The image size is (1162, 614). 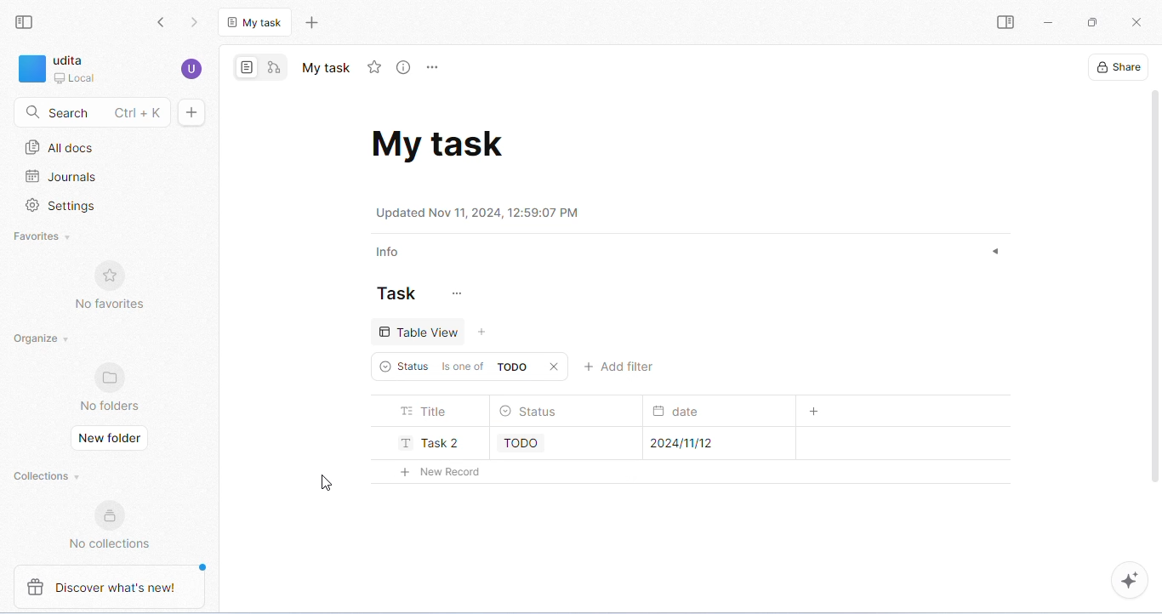 What do you see at coordinates (462, 366) in the screenshot?
I see `is one of` at bounding box center [462, 366].